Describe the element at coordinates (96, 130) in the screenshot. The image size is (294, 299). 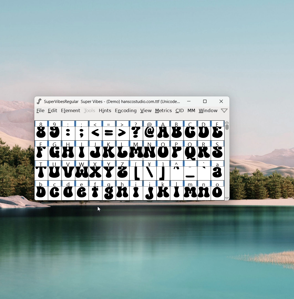
I see `<` at that location.